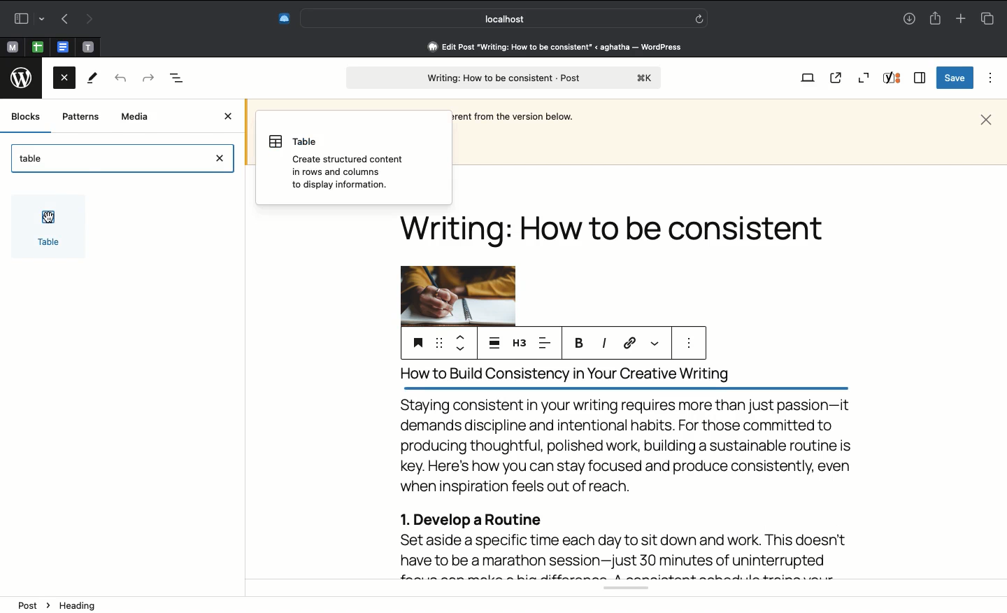 This screenshot has width=1007, height=613. I want to click on Pinned tabs, so click(13, 46).